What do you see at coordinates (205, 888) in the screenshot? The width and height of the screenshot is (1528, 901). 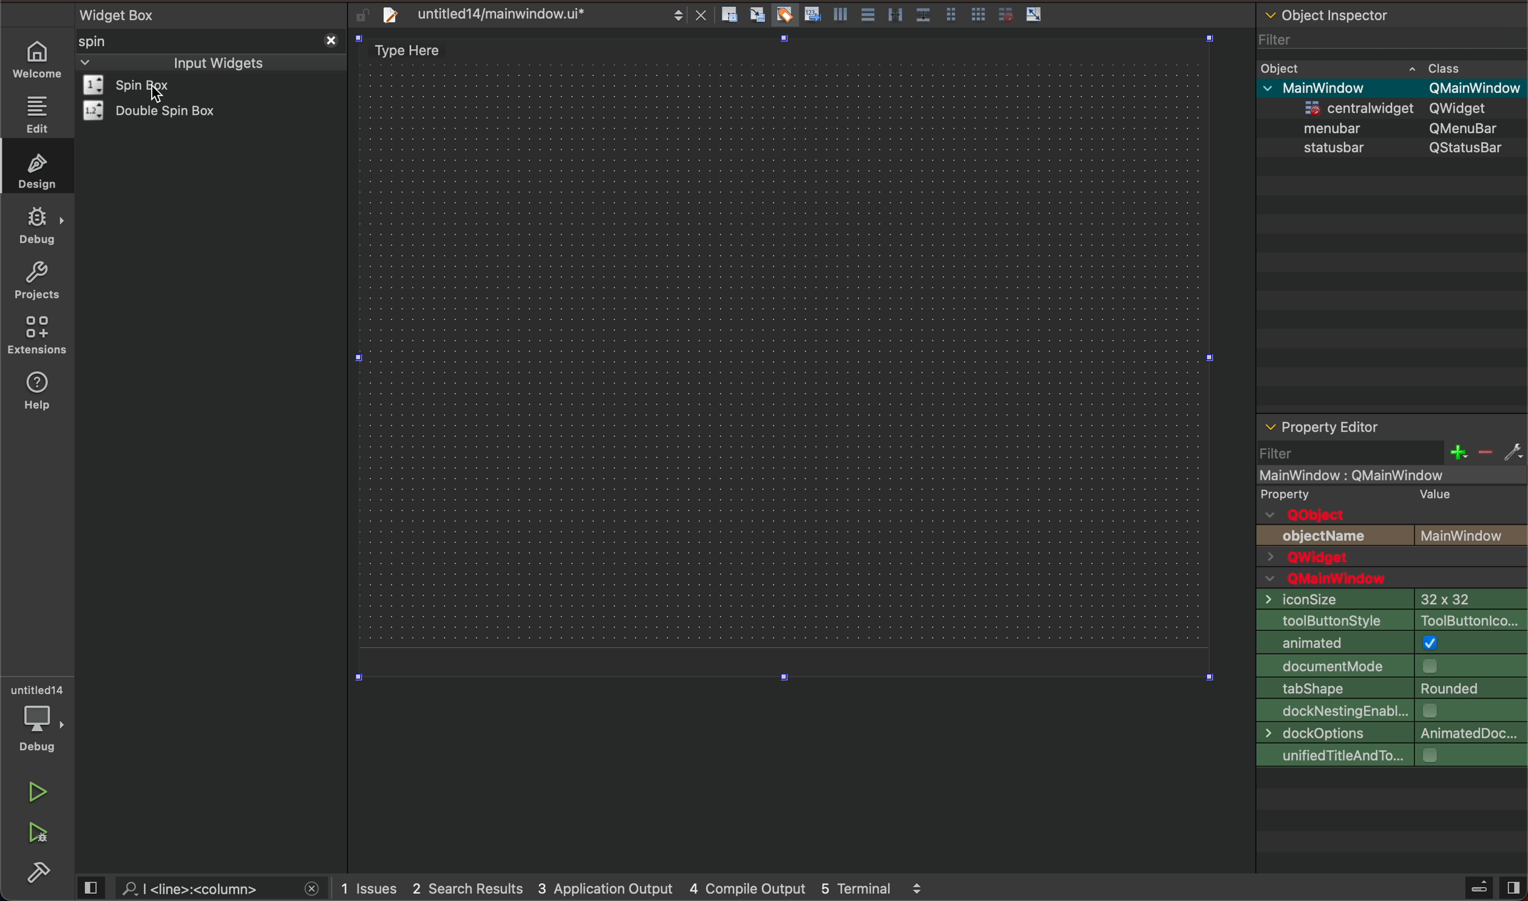 I see `search` at bounding box center [205, 888].